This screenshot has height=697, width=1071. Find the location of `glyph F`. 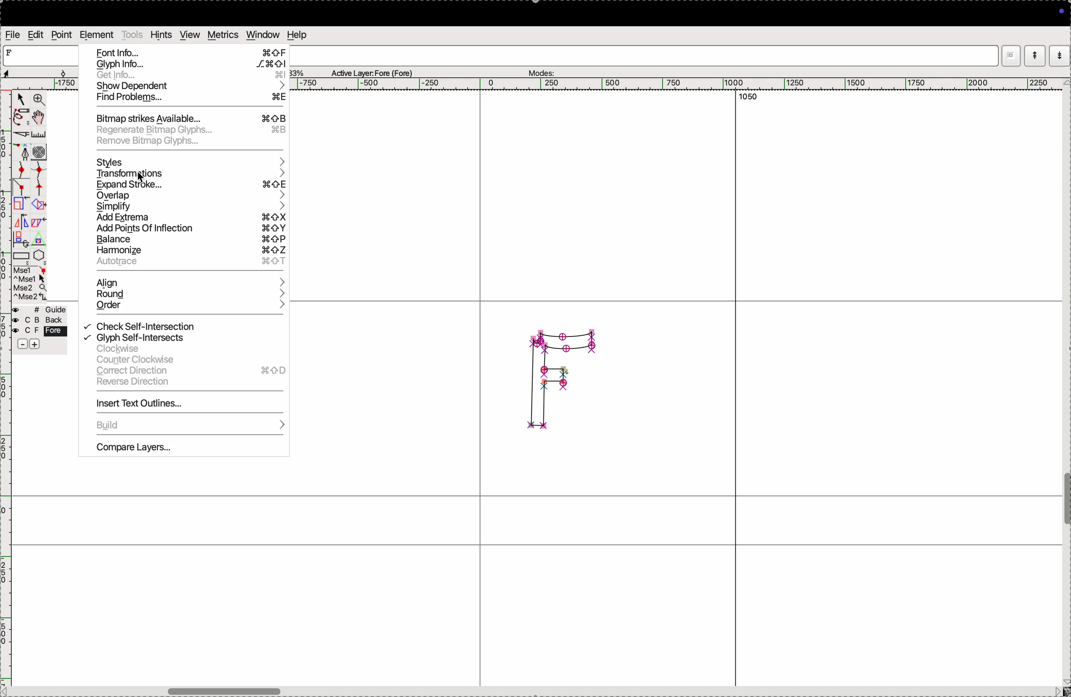

glyph F is located at coordinates (561, 379).